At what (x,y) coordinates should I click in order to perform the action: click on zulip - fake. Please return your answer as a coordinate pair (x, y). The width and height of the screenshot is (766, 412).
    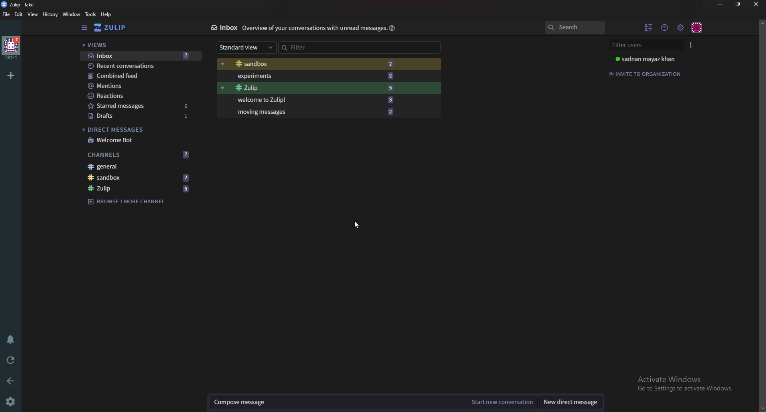
    Looking at the image, I should click on (19, 5).